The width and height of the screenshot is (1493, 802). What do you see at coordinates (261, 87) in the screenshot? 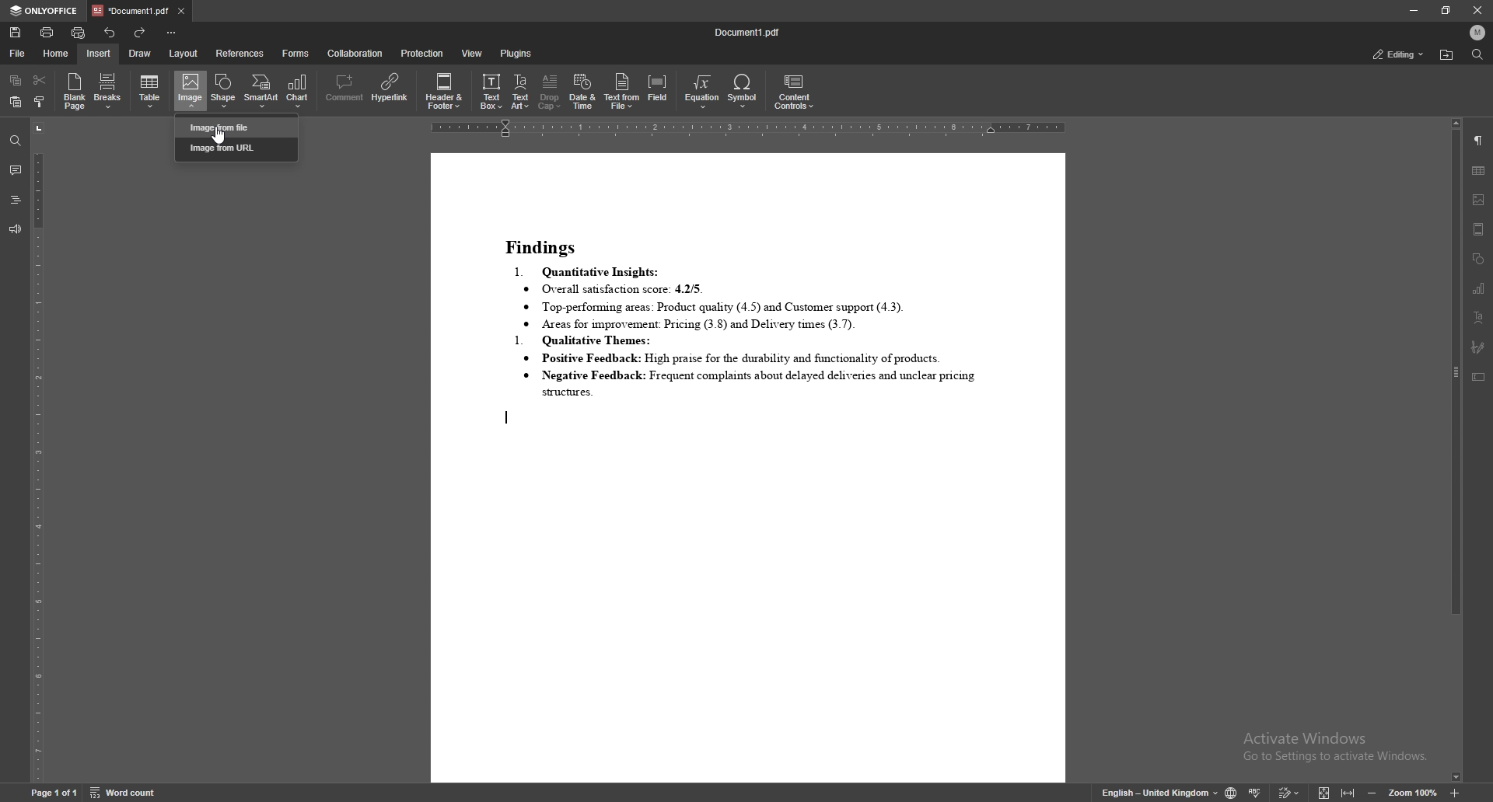
I see `smart art` at bounding box center [261, 87].